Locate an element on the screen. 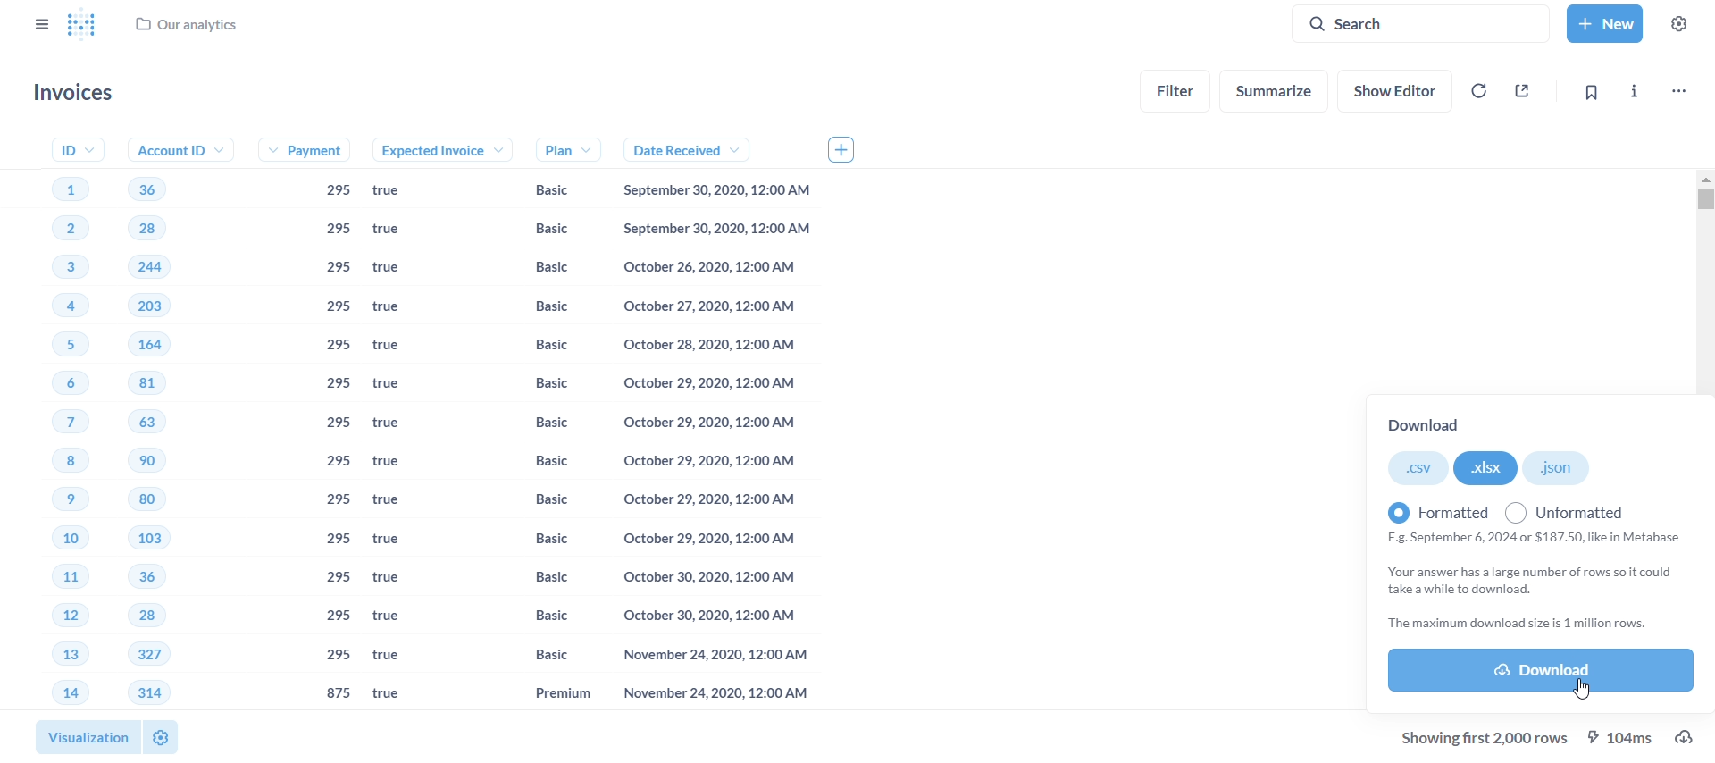  search is located at coordinates (1427, 22).